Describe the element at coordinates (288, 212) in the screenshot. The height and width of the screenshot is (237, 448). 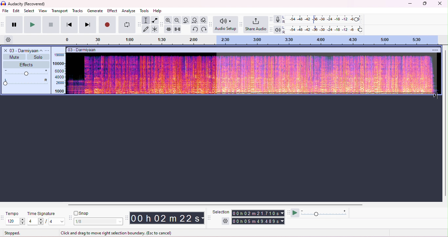
I see `play at speed tool bar` at that location.